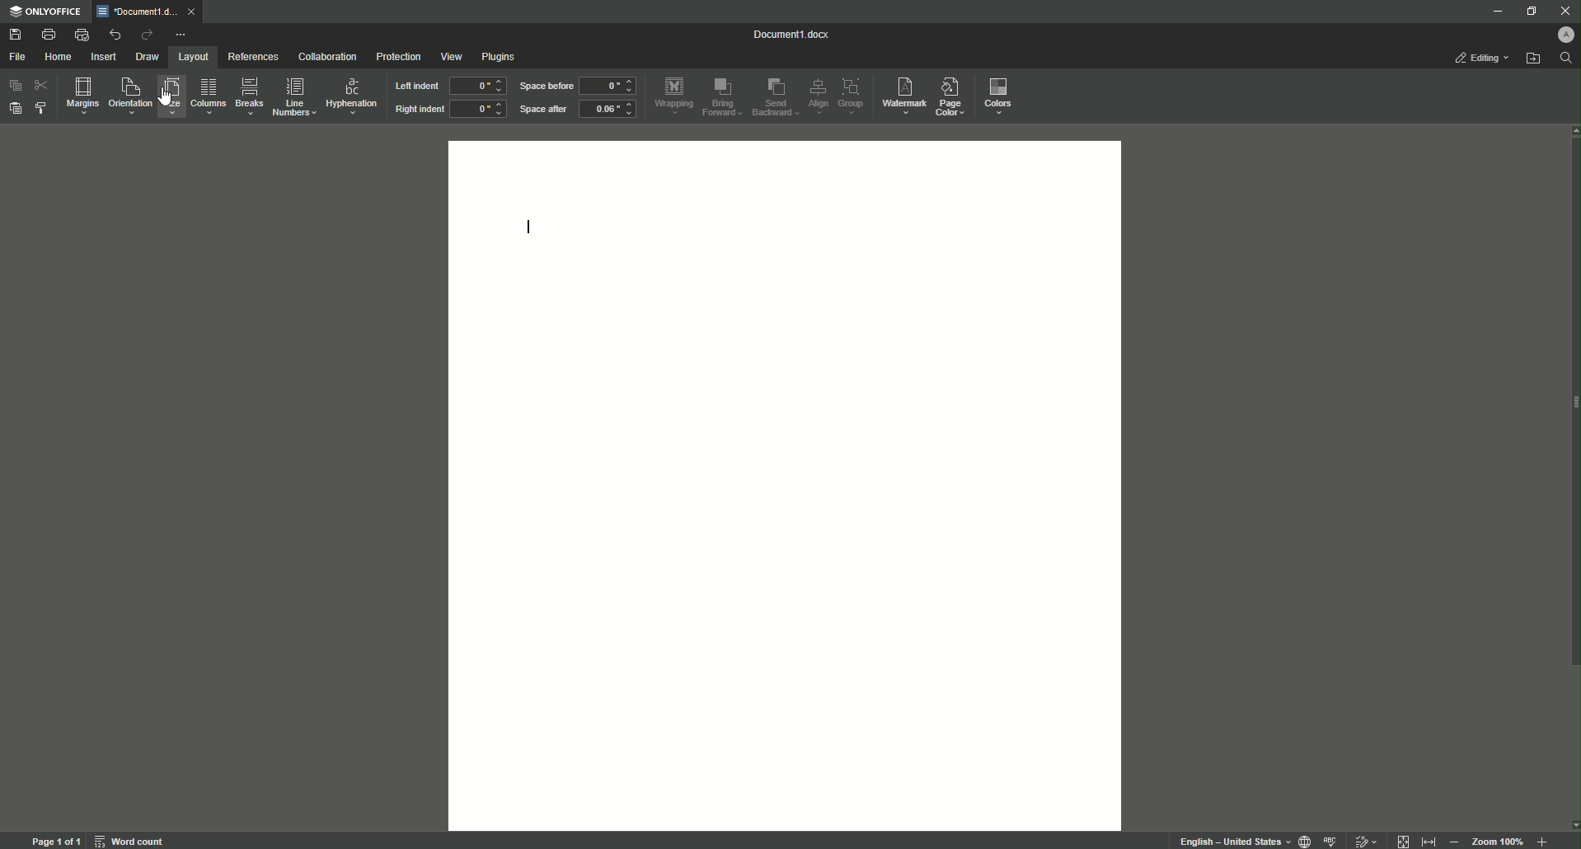 This screenshot has height=849, width=1581. Describe the element at coordinates (1571, 407) in the screenshot. I see `Scrollbar` at that location.